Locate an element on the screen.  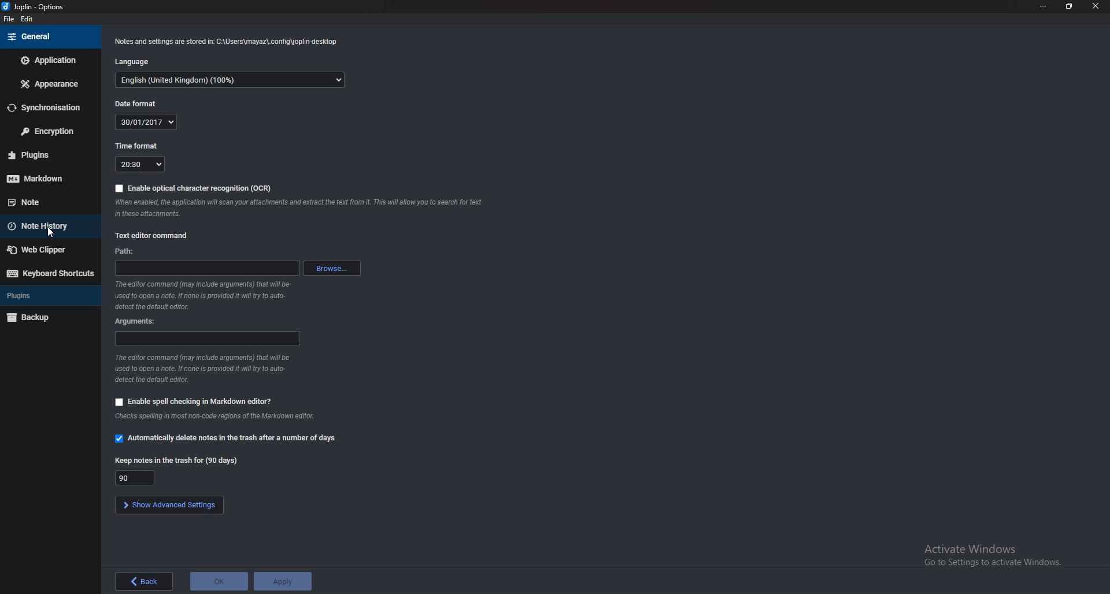
Time format is located at coordinates (140, 165).